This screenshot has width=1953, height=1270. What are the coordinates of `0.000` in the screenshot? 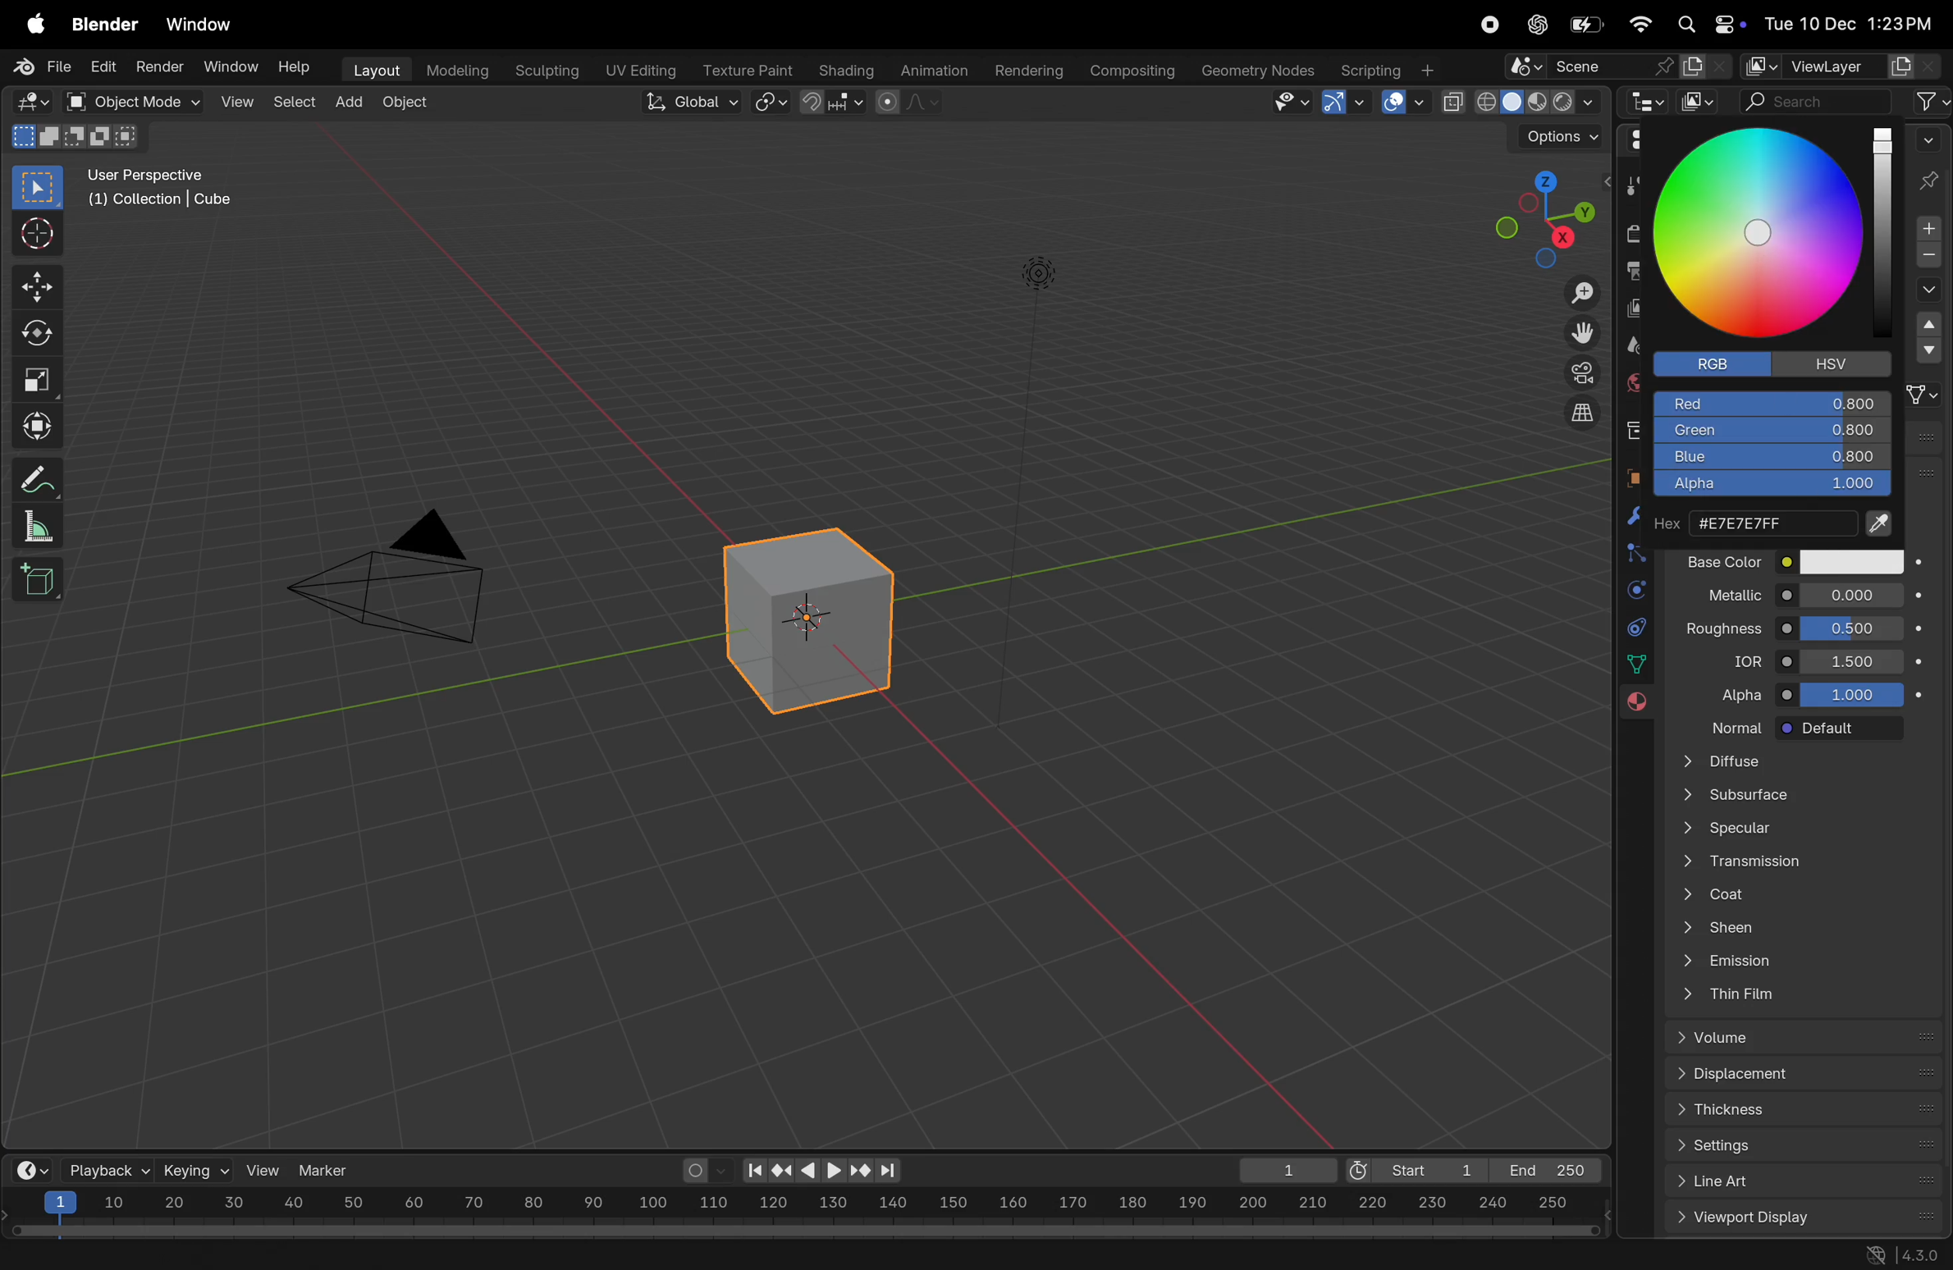 It's located at (1855, 626).